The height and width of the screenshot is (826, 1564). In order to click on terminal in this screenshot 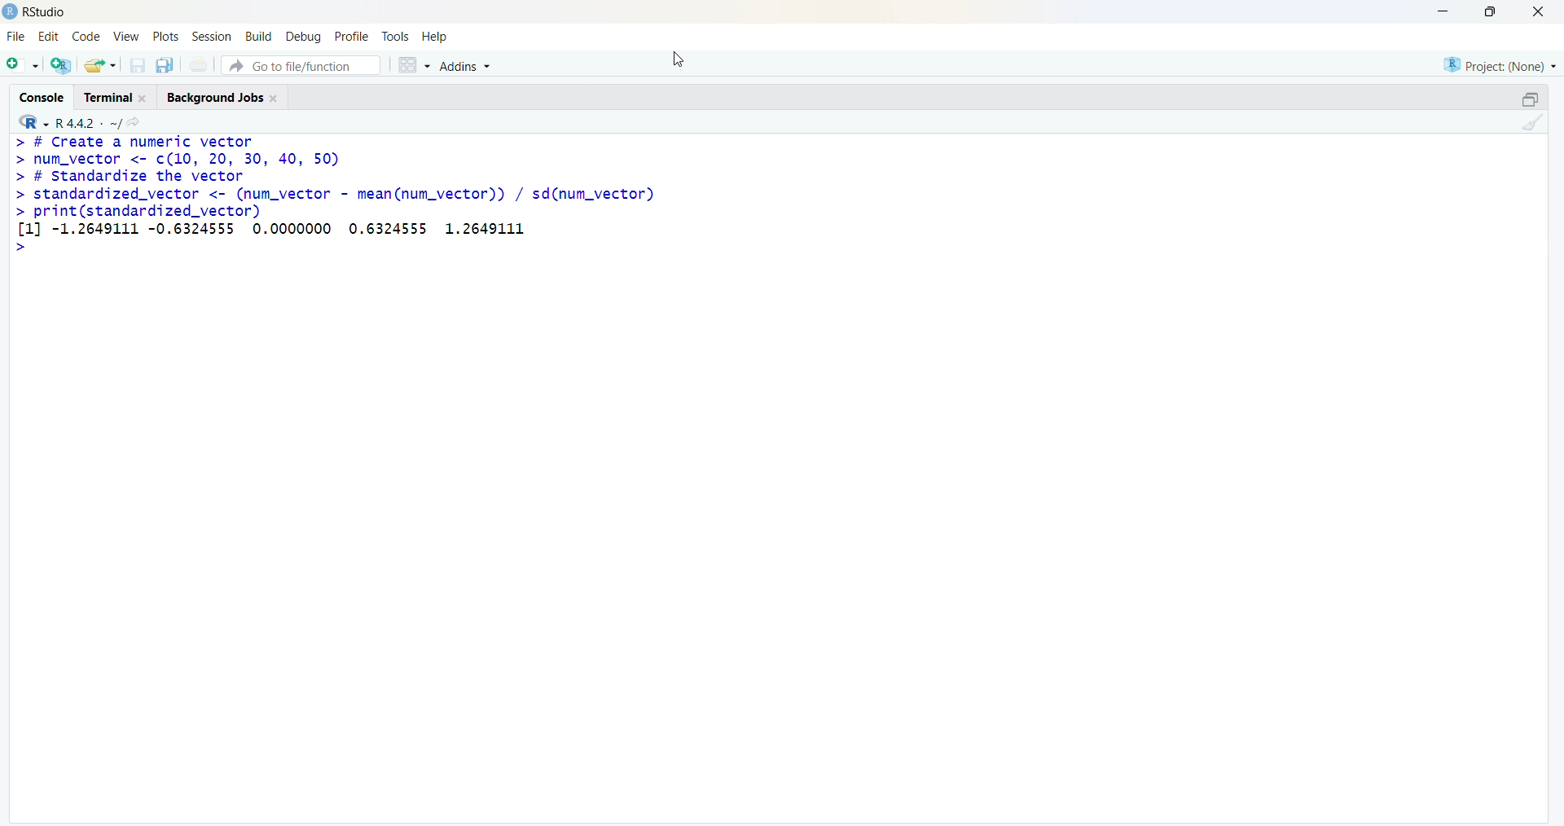, I will do `click(109, 98)`.